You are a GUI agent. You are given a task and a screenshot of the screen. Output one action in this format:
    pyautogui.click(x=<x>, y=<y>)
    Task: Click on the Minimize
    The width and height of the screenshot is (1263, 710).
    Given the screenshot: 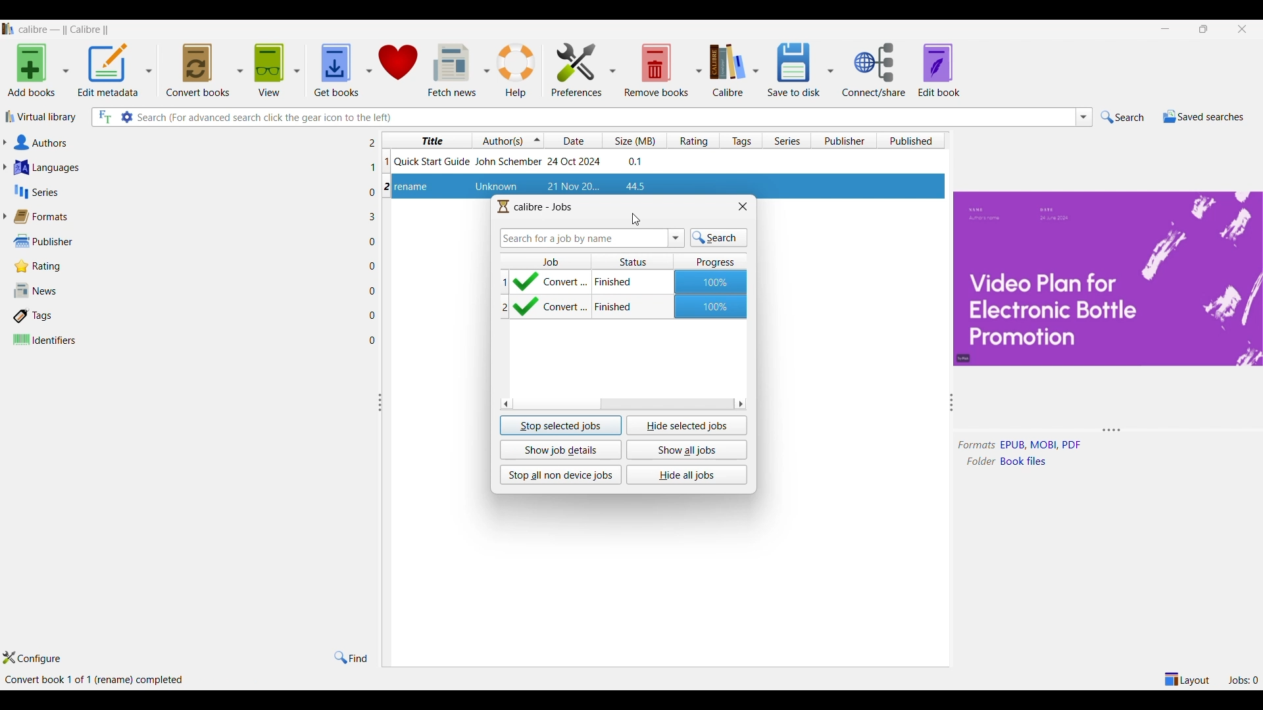 What is the action you would take?
    pyautogui.click(x=1165, y=28)
    